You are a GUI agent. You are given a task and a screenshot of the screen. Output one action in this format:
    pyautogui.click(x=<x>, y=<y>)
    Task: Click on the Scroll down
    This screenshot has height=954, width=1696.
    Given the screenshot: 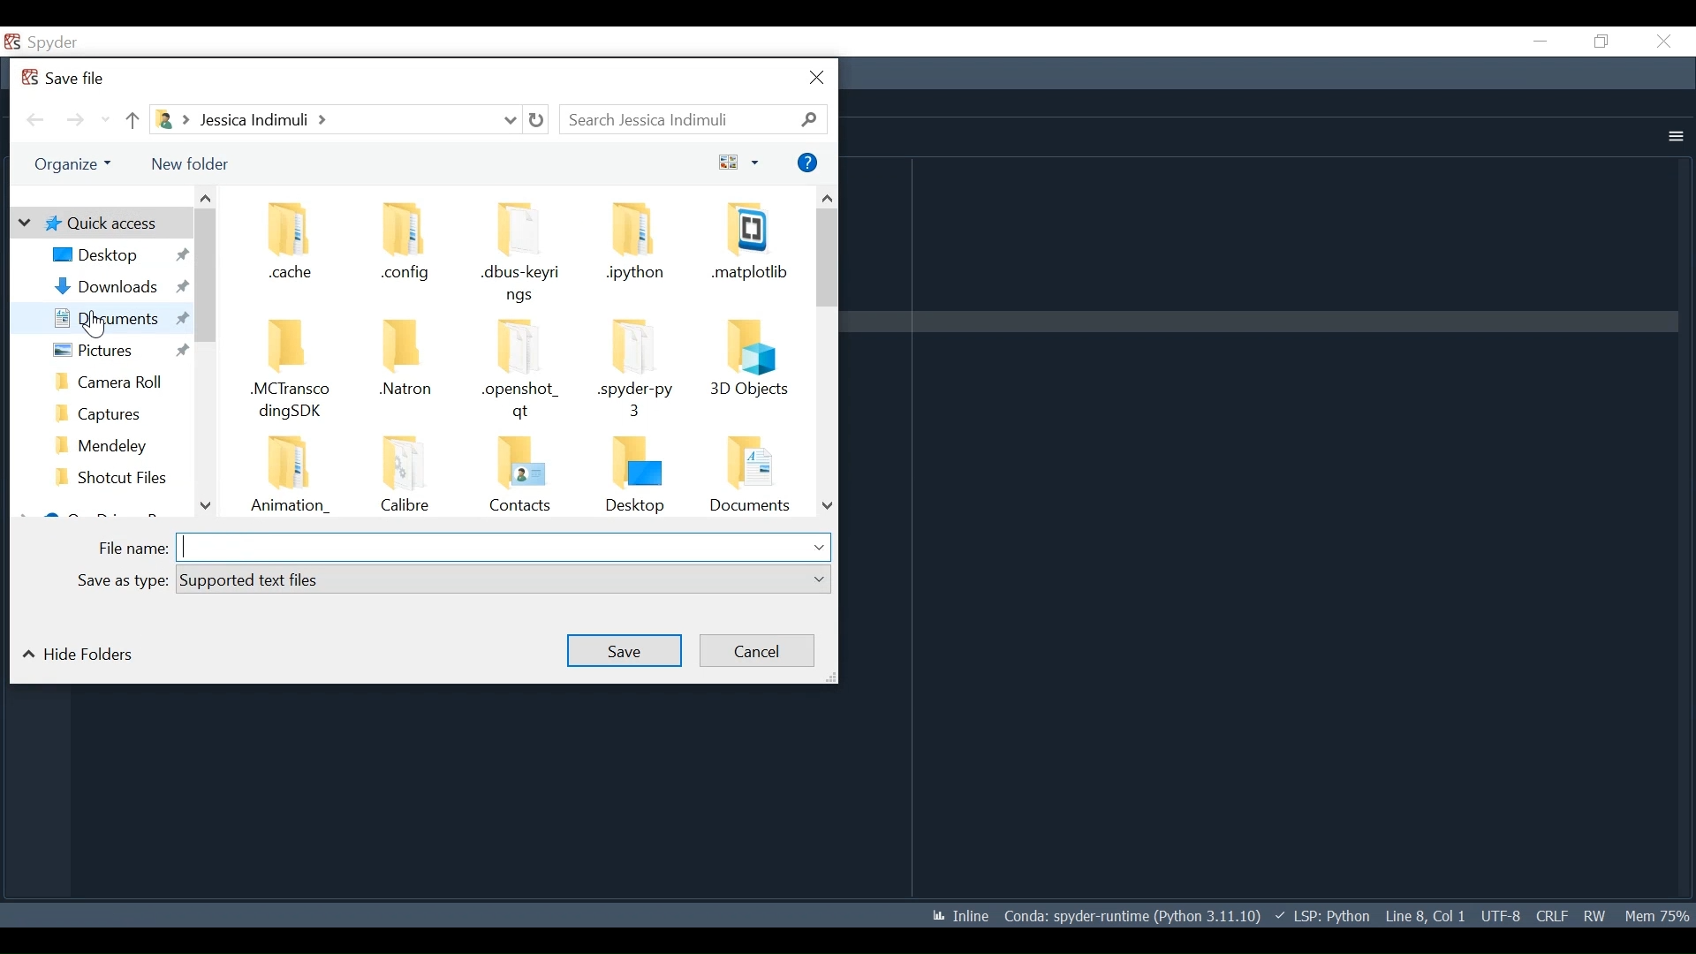 What is the action you would take?
    pyautogui.click(x=205, y=507)
    